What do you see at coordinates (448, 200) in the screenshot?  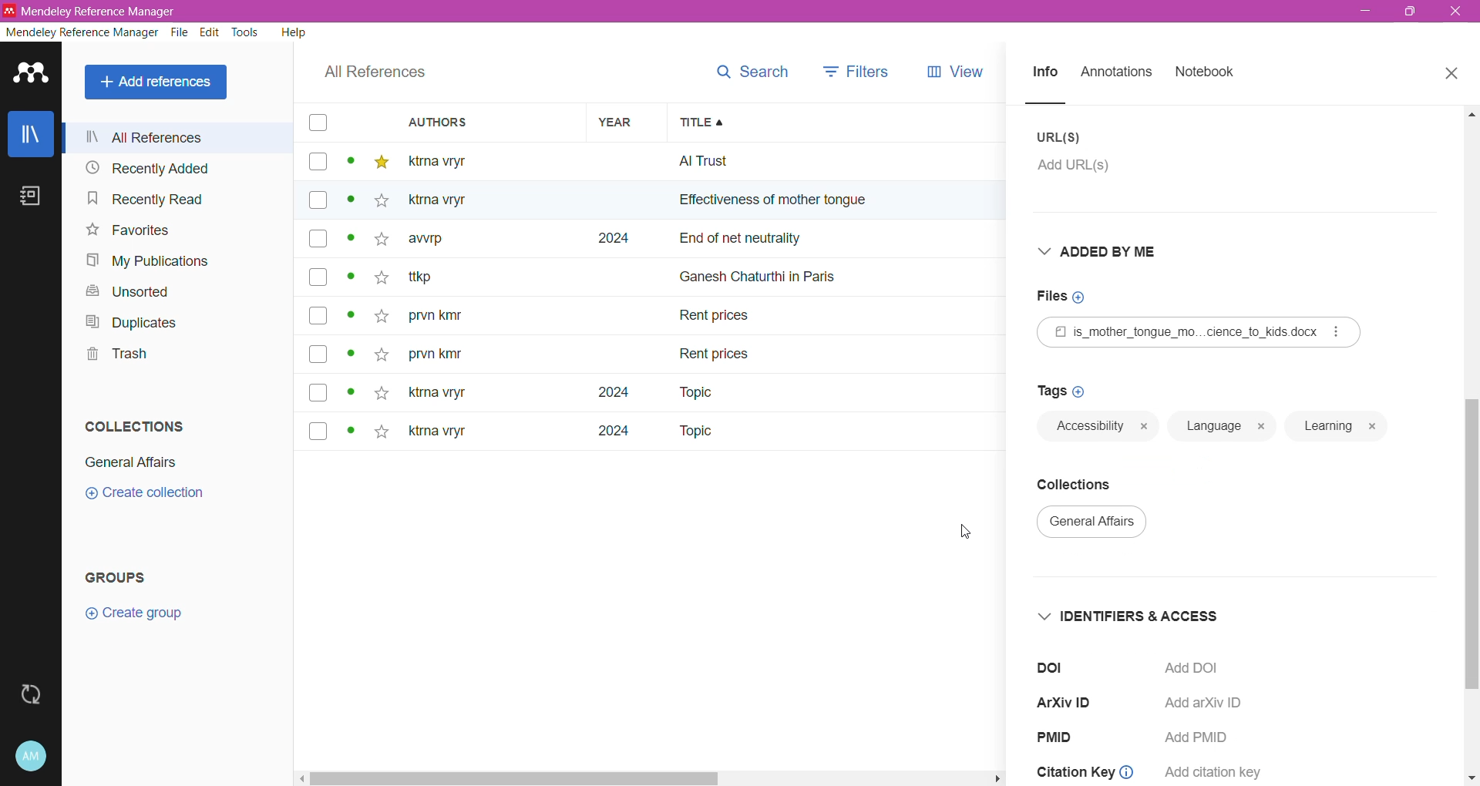 I see `` at bounding box center [448, 200].